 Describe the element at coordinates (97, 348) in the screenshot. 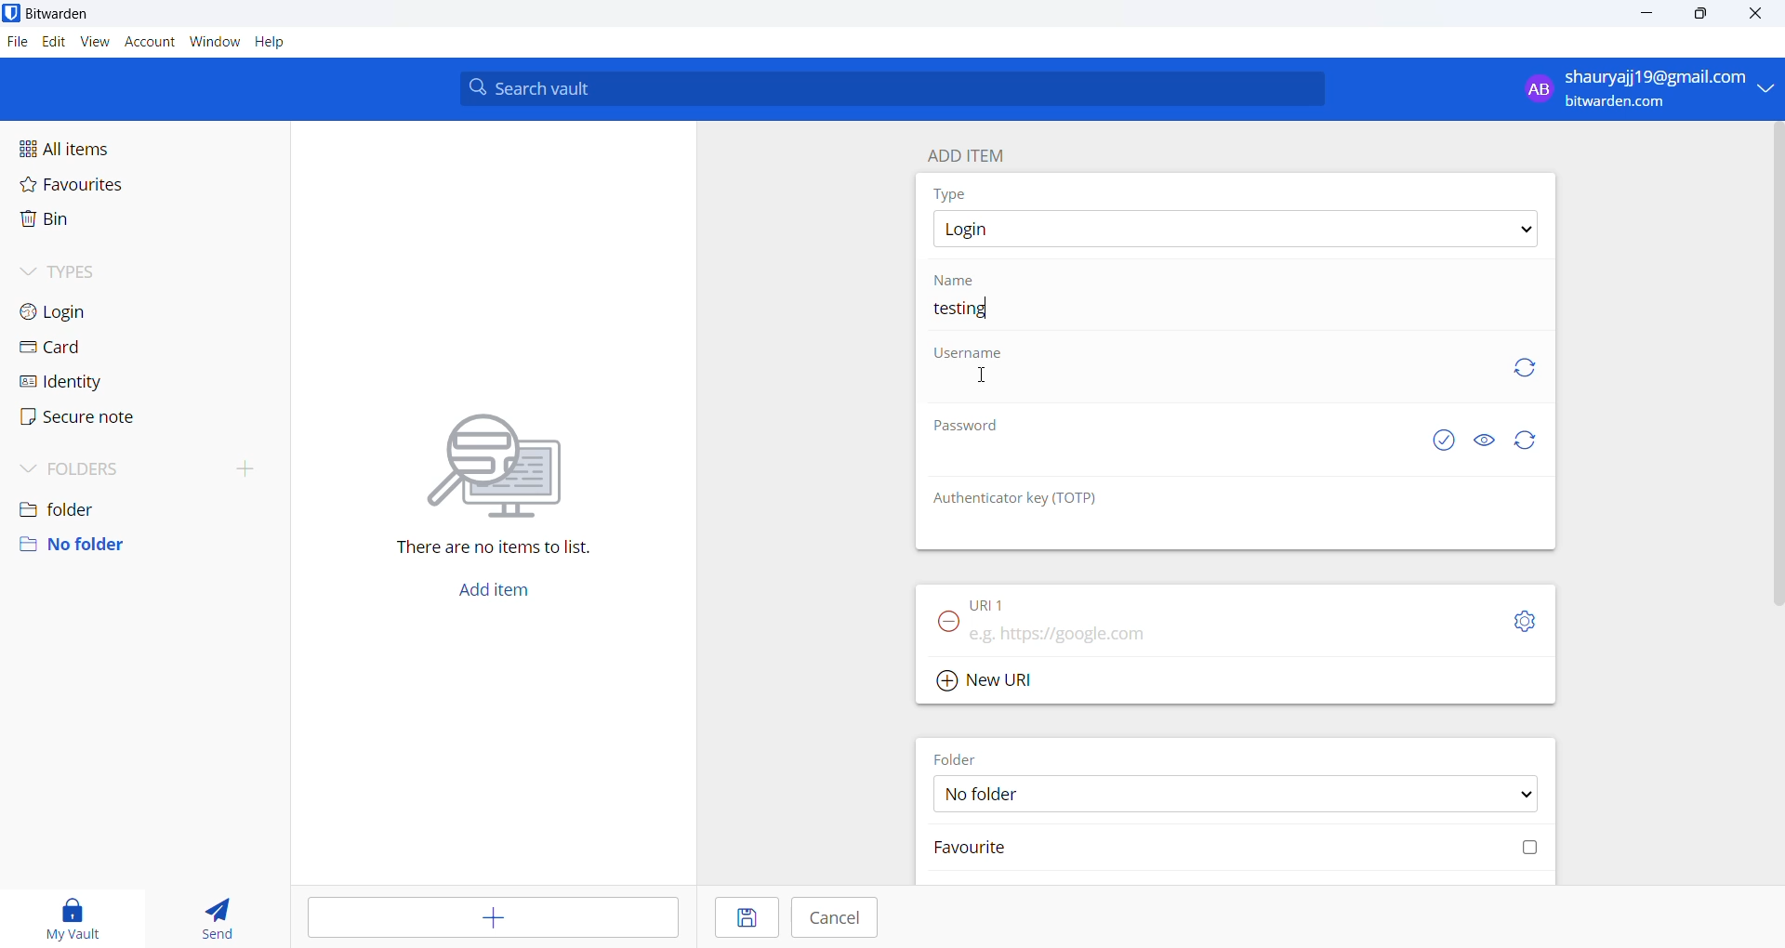

I see `card` at that location.